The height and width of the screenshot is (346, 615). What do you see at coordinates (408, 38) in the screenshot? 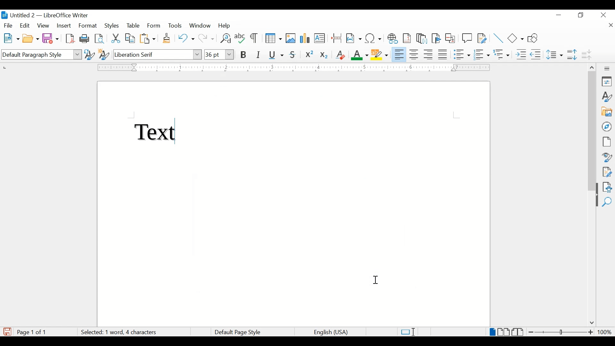
I see `insert footnote` at bounding box center [408, 38].